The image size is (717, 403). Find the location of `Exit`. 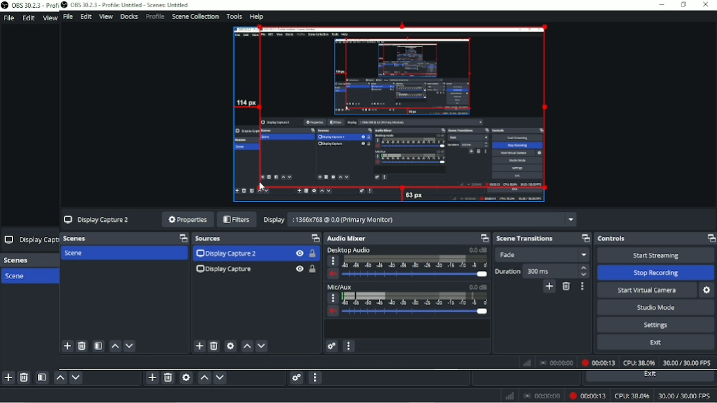

Exit is located at coordinates (661, 344).